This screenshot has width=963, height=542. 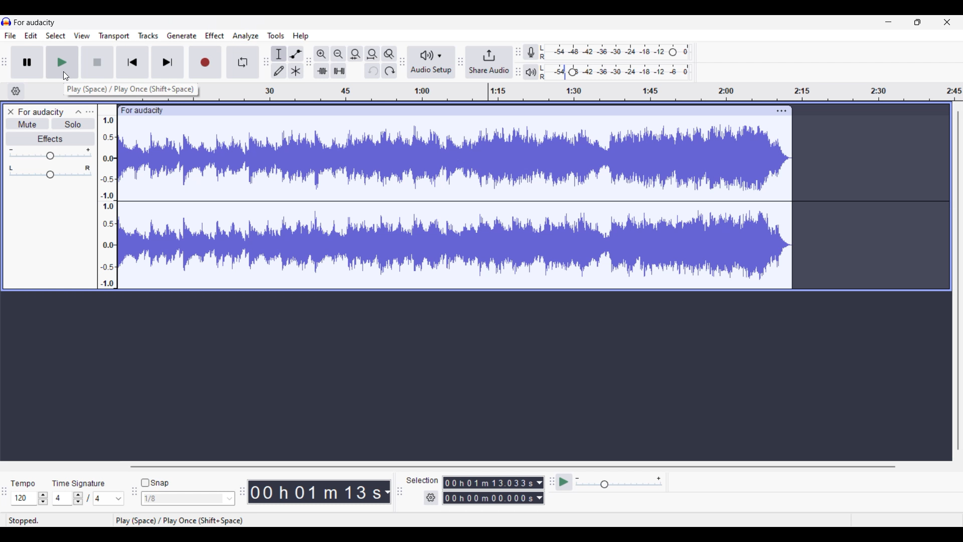 What do you see at coordinates (148, 35) in the screenshot?
I see `Tracks menu` at bounding box center [148, 35].